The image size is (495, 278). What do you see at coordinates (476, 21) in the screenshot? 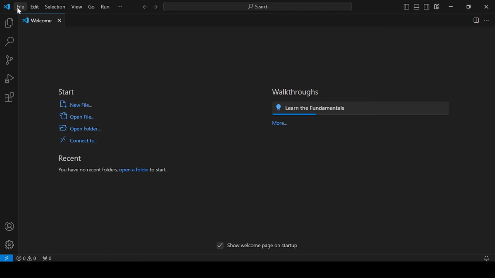
I see `split editor right` at bounding box center [476, 21].